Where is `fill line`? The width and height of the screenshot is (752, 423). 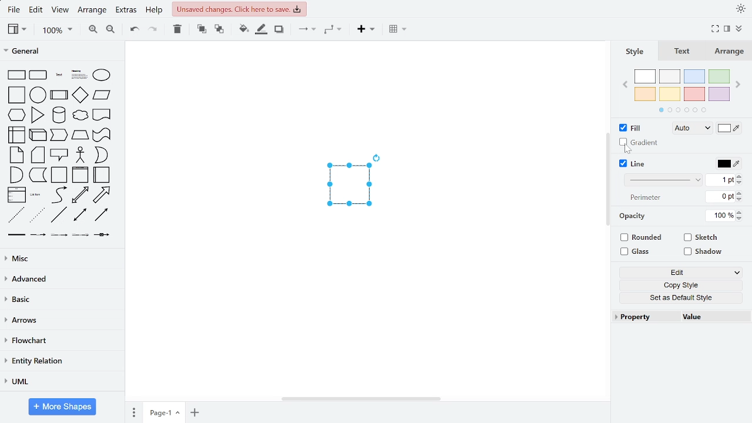
fill line is located at coordinates (261, 30).